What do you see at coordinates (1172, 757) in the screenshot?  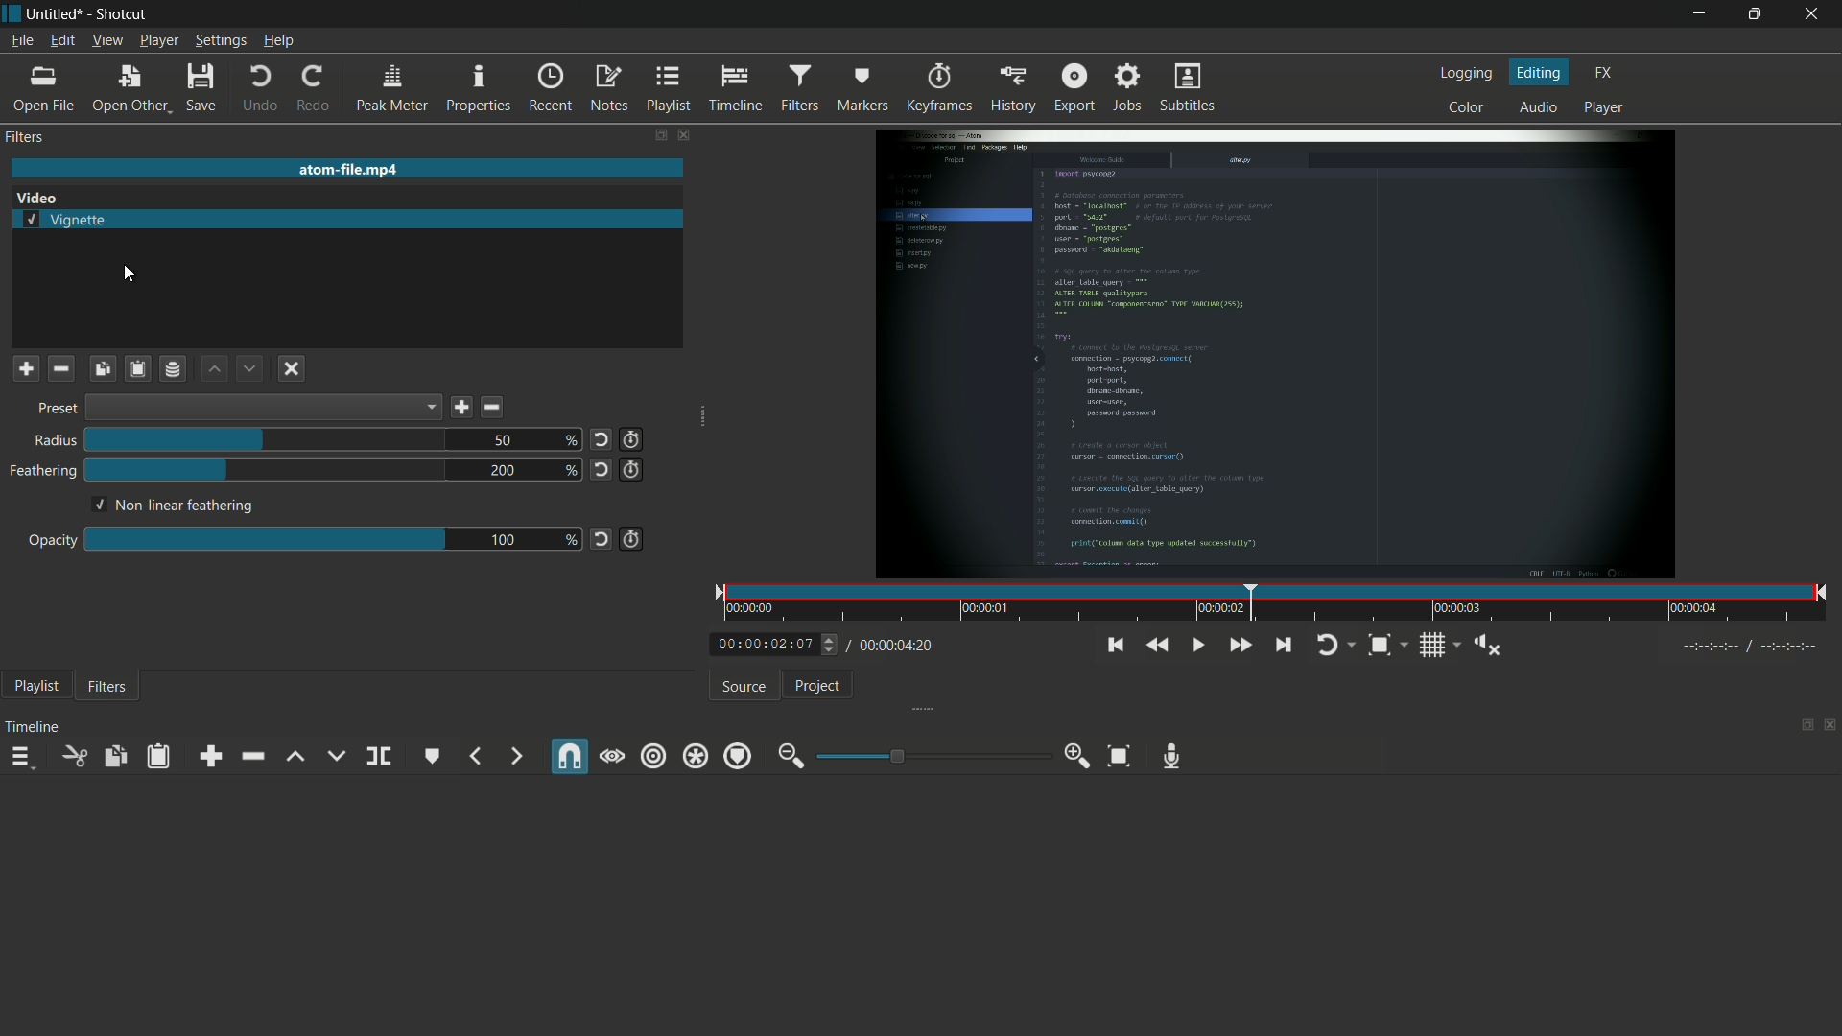 I see `record audio` at bounding box center [1172, 757].